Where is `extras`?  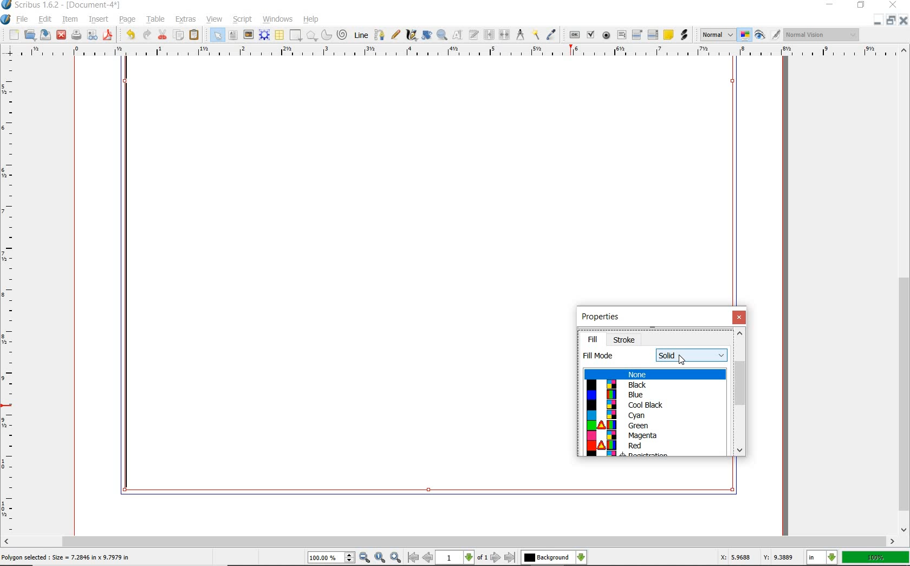 extras is located at coordinates (185, 20).